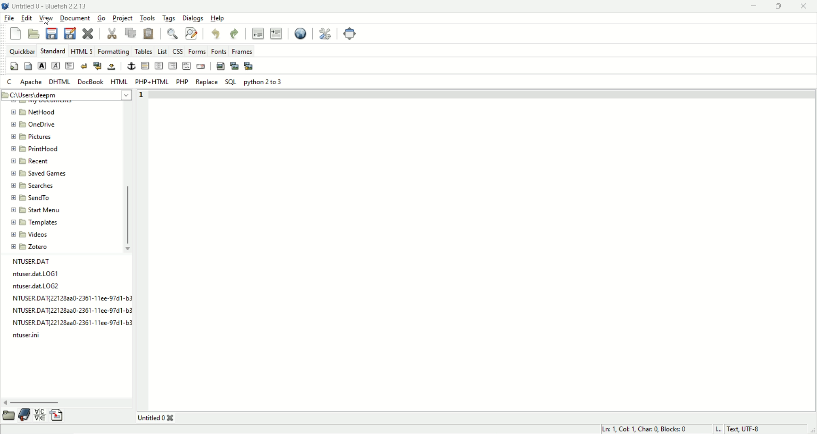 The image size is (817, 434). I want to click on insert thumbnail, so click(234, 66).